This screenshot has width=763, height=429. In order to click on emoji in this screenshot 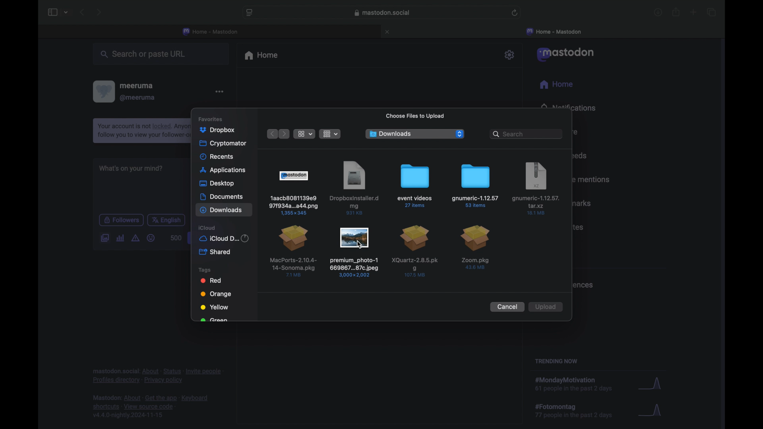, I will do `click(151, 238)`.